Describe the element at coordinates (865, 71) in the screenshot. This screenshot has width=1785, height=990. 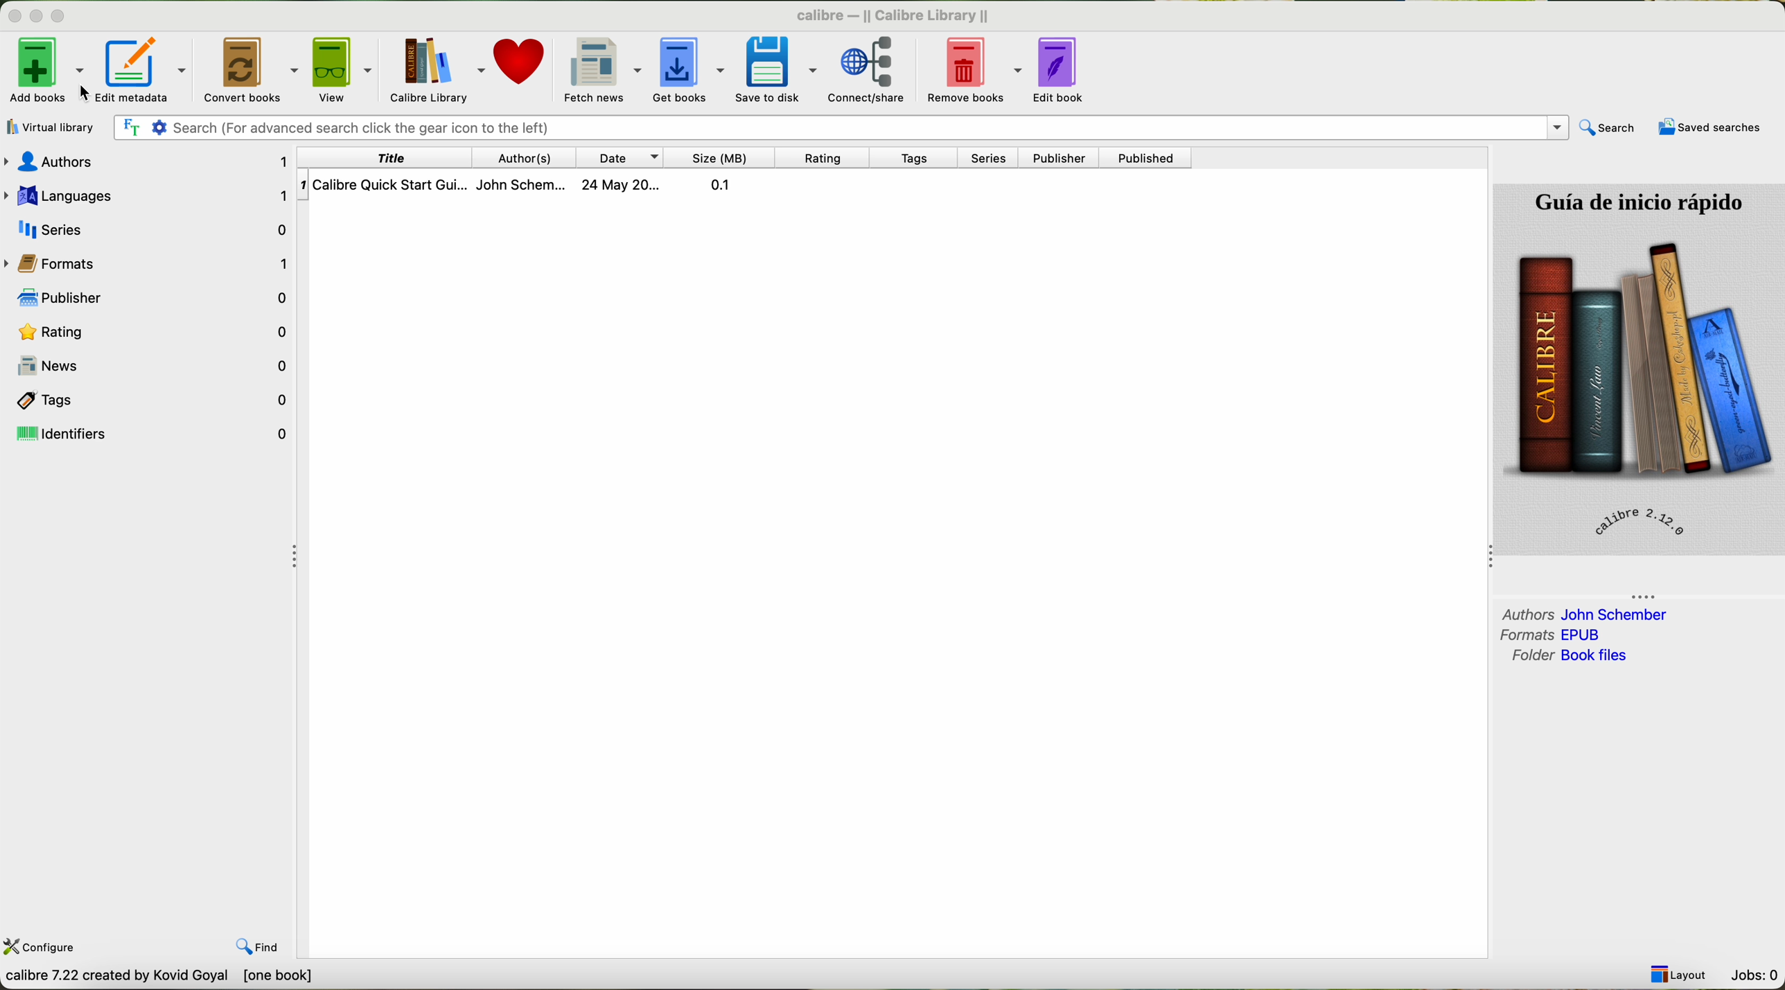
I see `connect/share` at that location.